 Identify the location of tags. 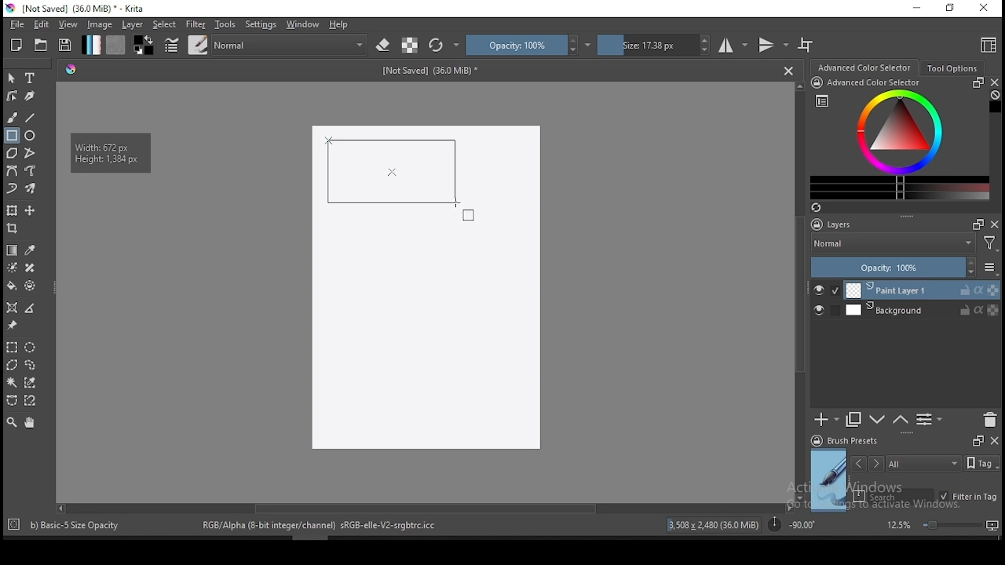
(923, 463).